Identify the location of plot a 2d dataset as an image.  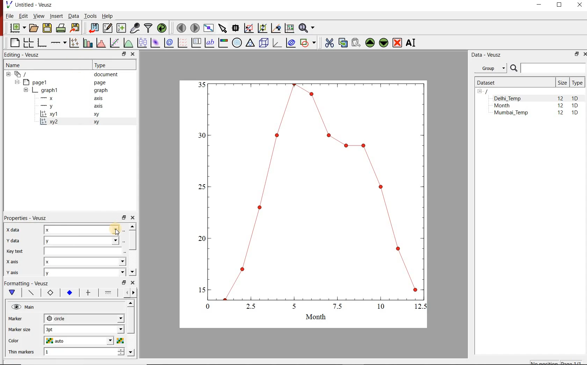
(156, 43).